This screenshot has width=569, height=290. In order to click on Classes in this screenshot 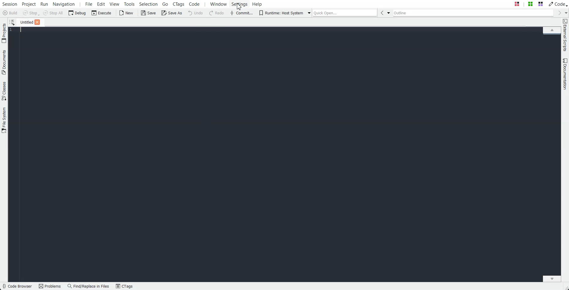, I will do `click(4, 91)`.